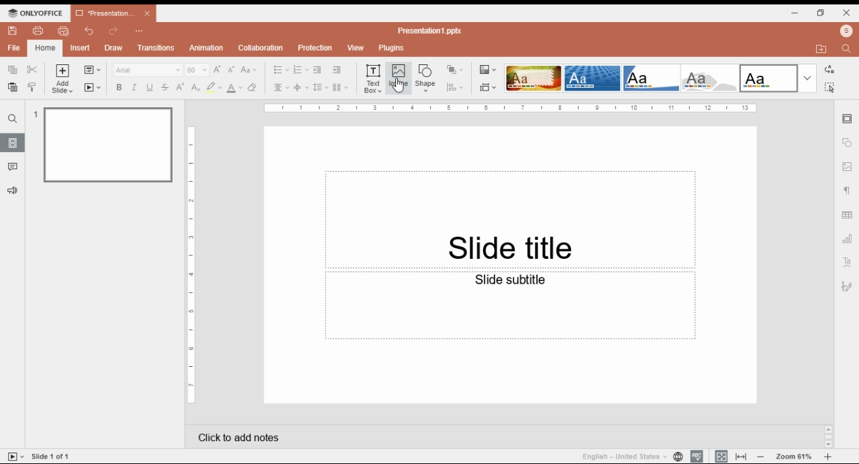 The image size is (859, 464). What do you see at coordinates (709, 78) in the screenshot?
I see `theme 4` at bounding box center [709, 78].